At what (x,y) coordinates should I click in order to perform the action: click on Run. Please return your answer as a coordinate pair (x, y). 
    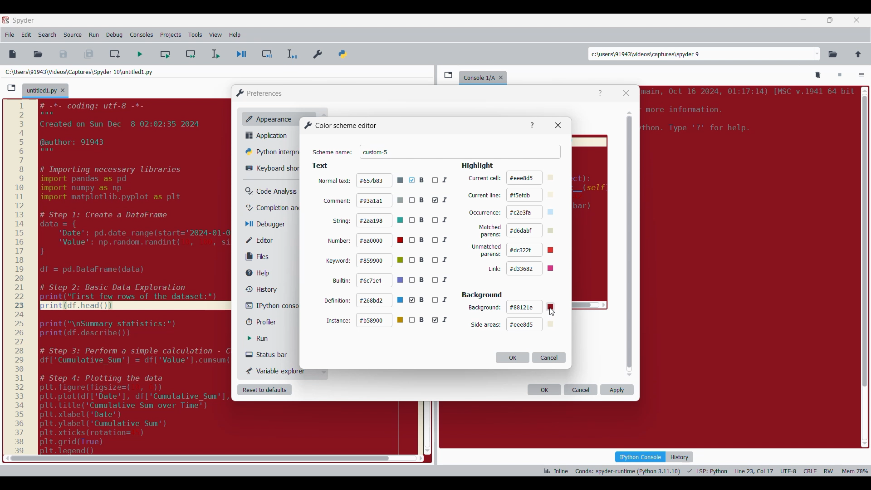
    Looking at the image, I should click on (264, 338).